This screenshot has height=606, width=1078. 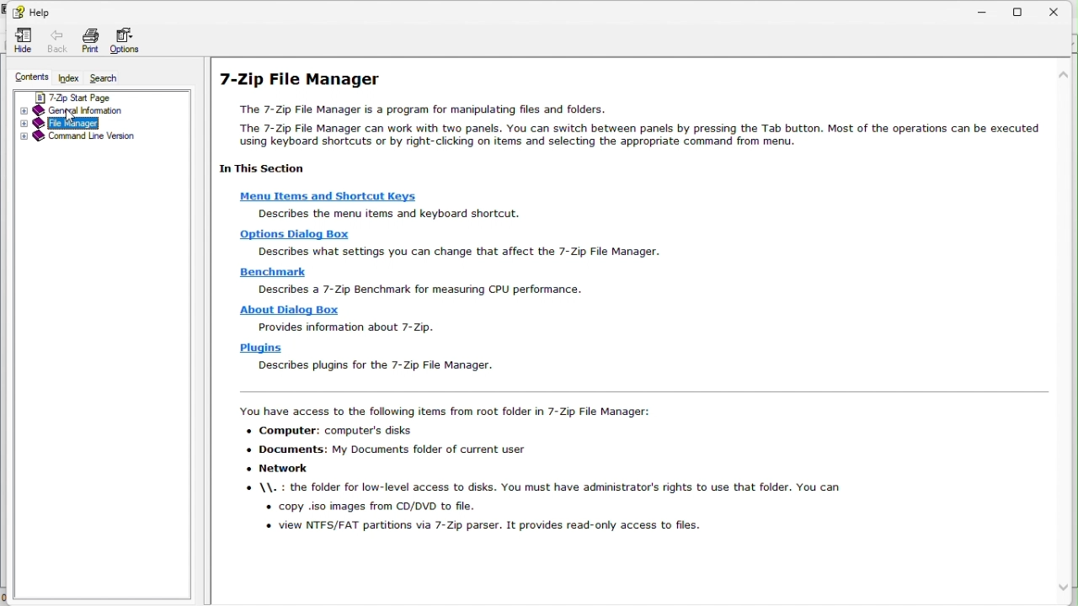 What do you see at coordinates (1027, 11) in the screenshot?
I see `Restore` at bounding box center [1027, 11].